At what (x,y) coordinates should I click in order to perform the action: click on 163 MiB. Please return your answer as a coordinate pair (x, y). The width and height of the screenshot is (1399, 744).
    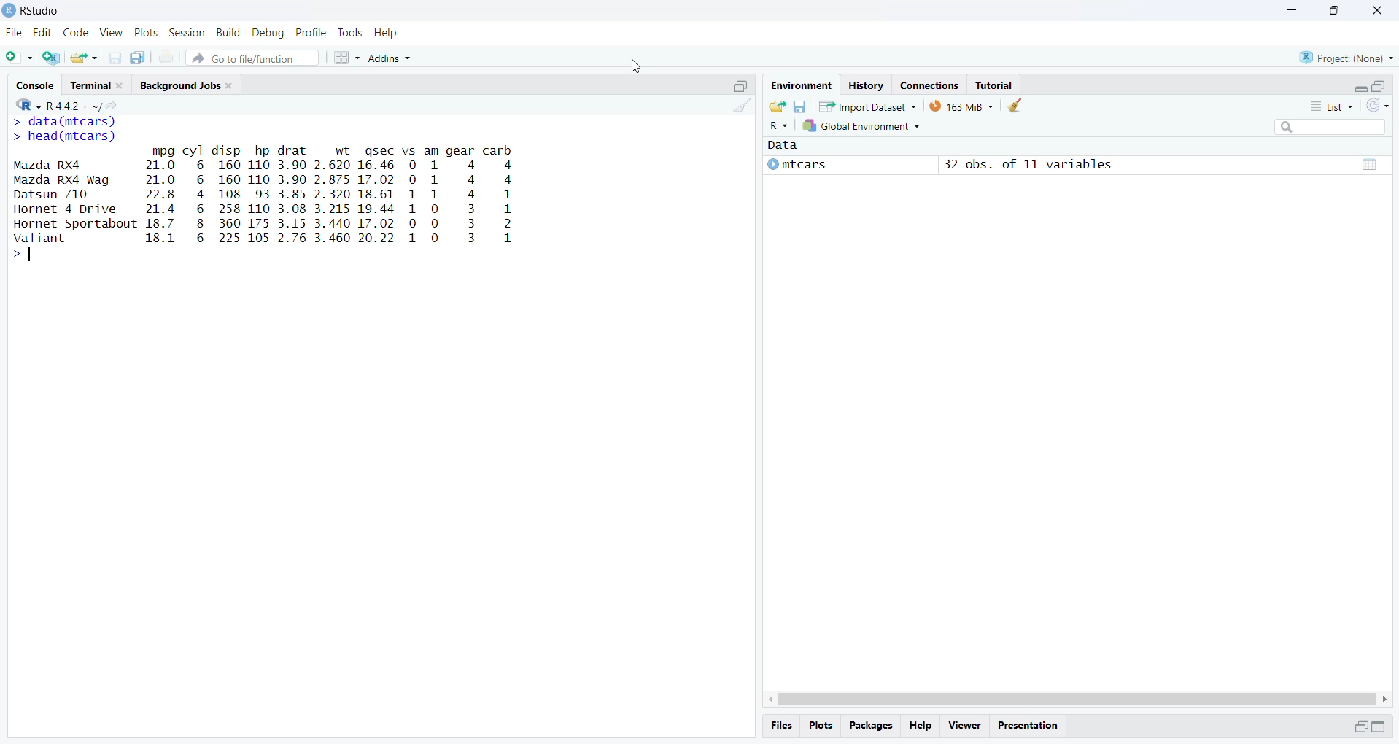
    Looking at the image, I should click on (961, 106).